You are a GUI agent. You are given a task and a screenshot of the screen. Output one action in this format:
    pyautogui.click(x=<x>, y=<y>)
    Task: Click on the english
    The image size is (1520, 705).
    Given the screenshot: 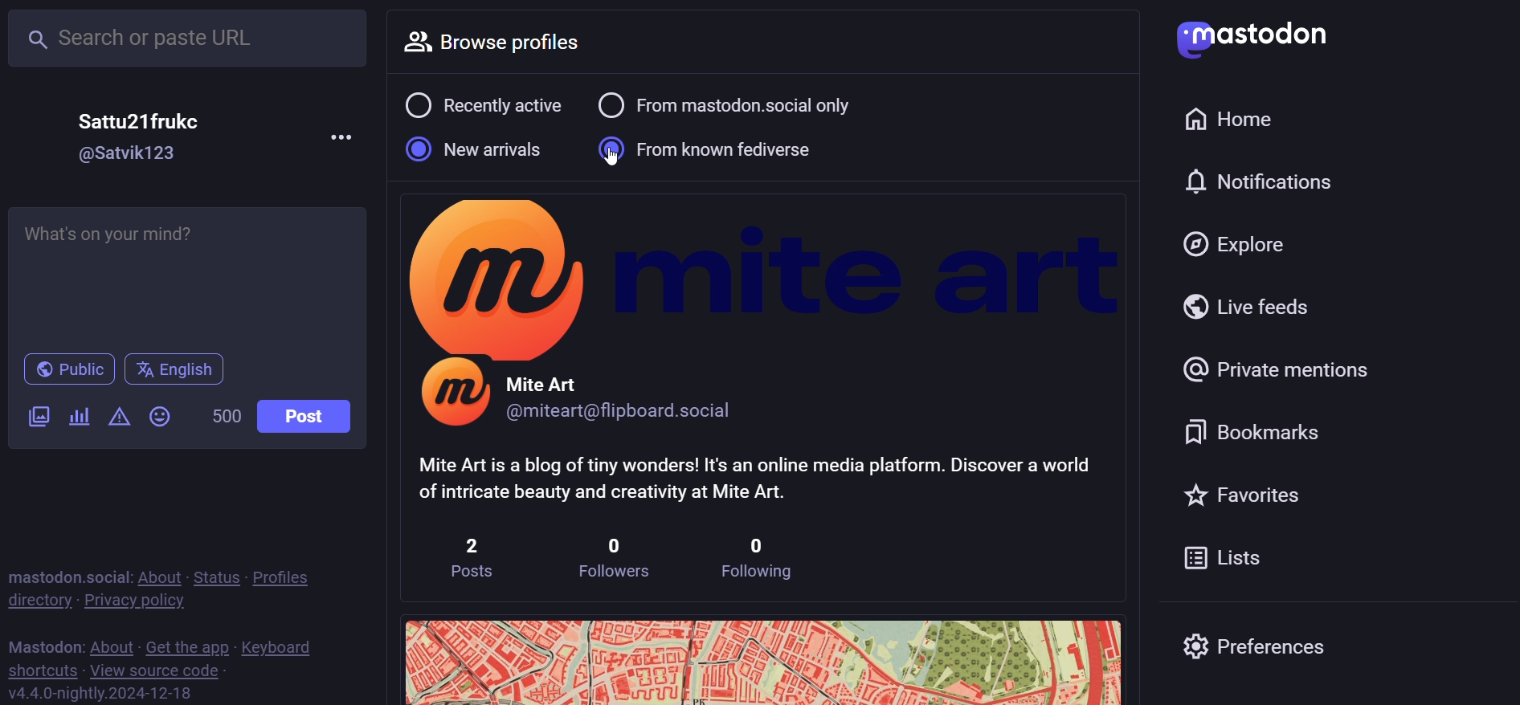 What is the action you would take?
    pyautogui.click(x=175, y=372)
    